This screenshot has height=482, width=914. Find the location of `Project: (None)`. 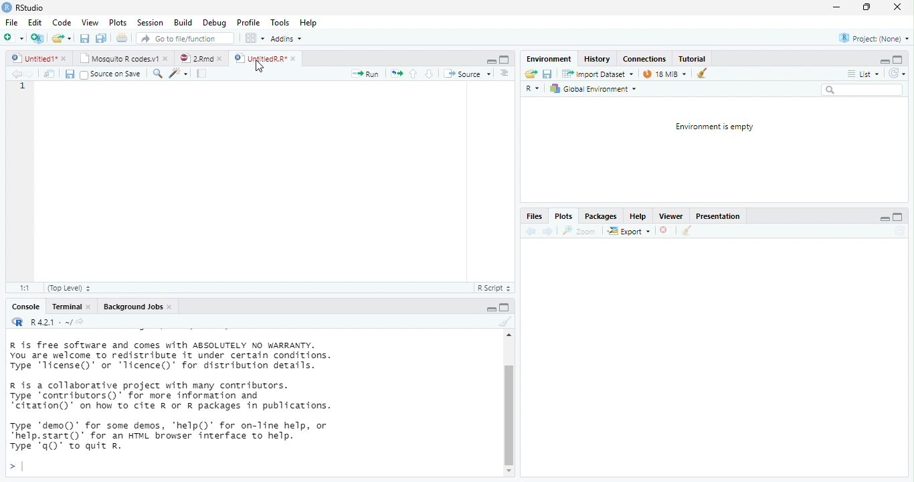

Project: (None) is located at coordinates (875, 39).